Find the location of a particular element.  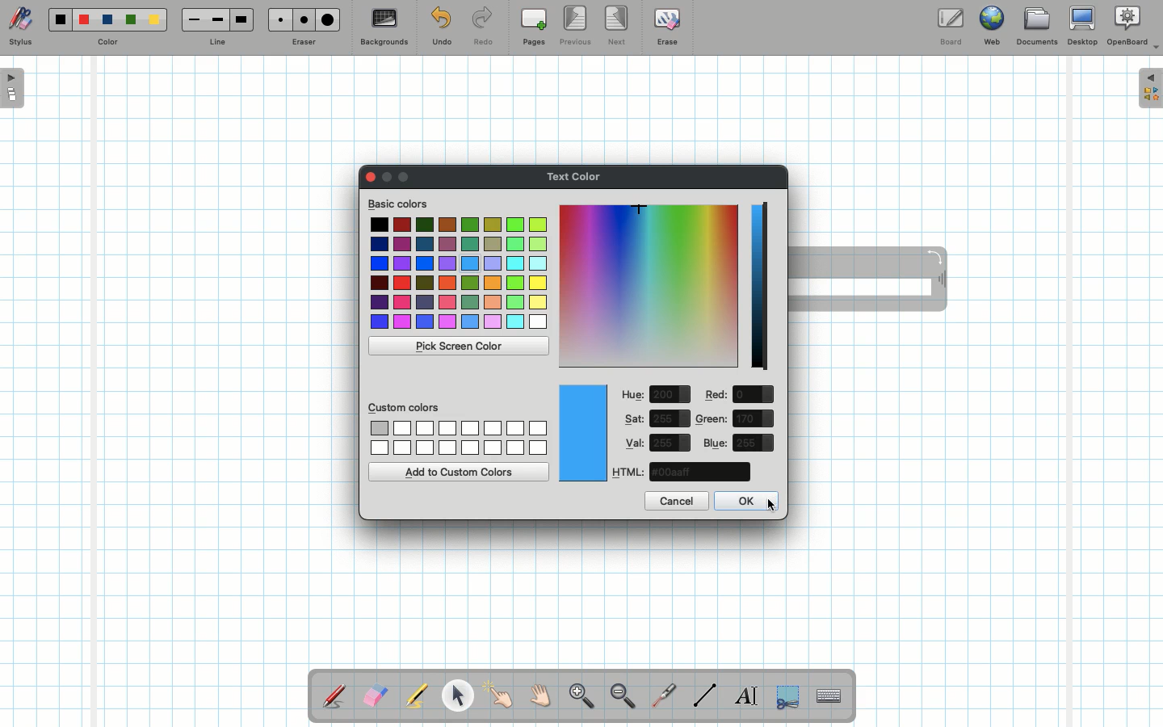

value is located at coordinates (754, 418).